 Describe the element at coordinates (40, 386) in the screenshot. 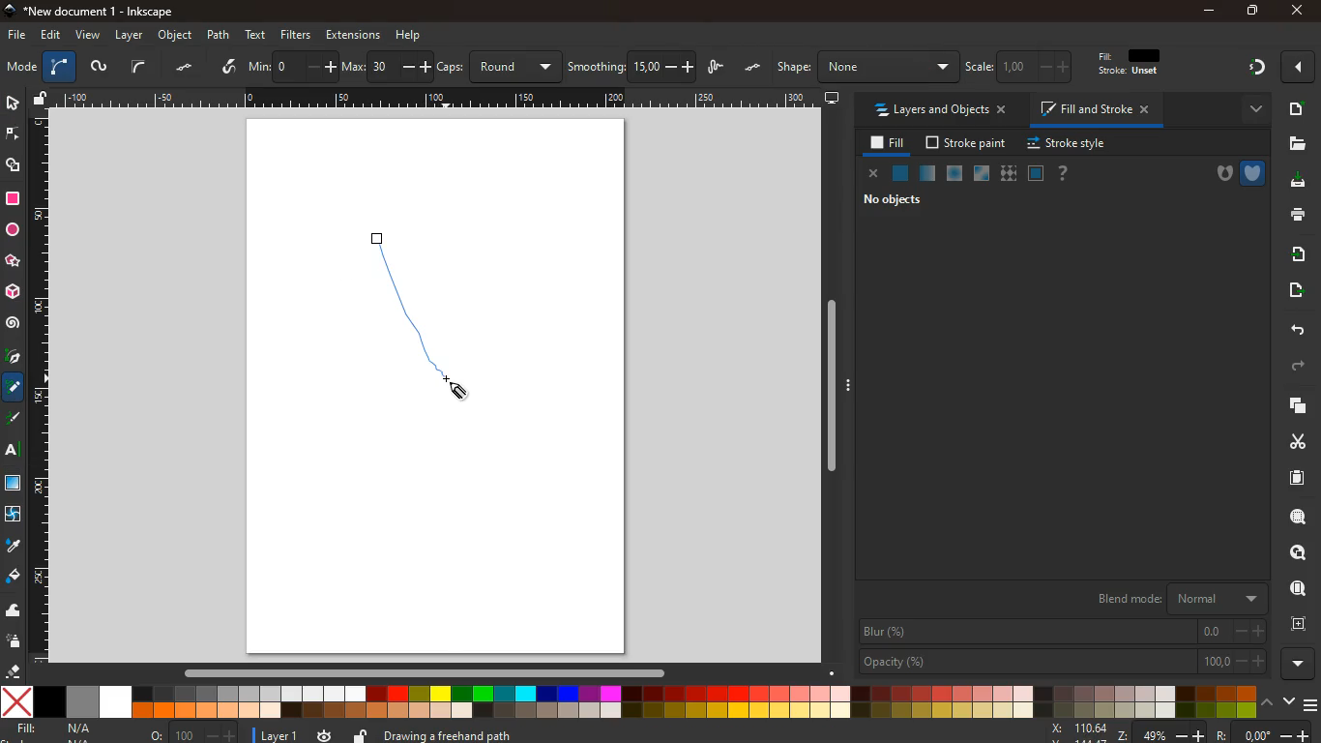

I see `Scale` at that location.